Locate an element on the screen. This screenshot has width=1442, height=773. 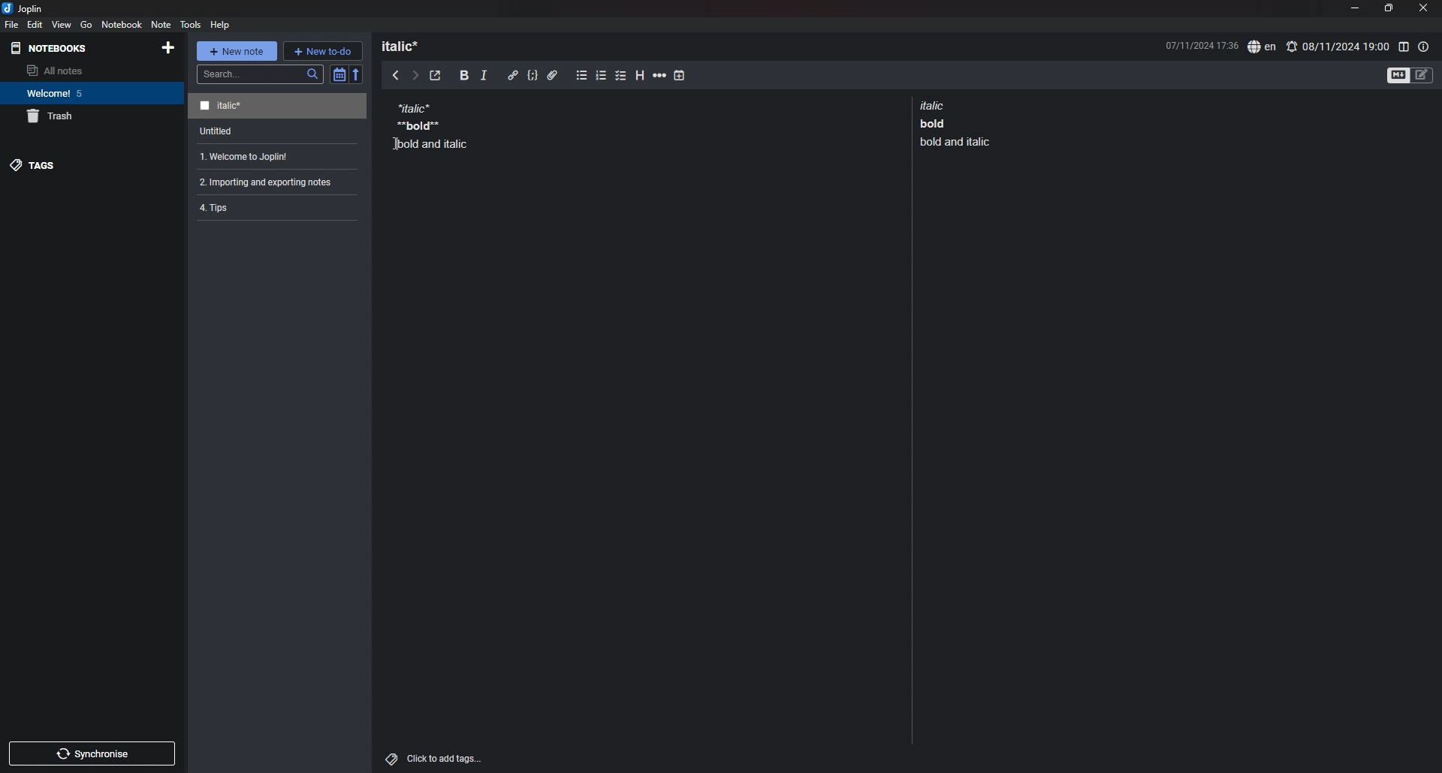
Cursor is located at coordinates (400, 142).